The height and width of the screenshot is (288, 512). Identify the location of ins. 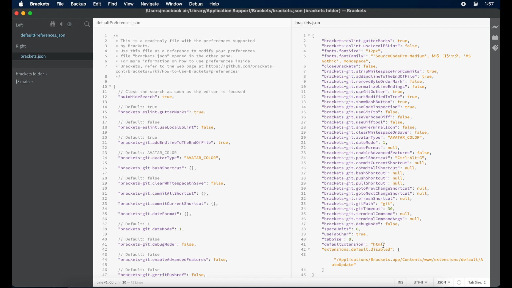
(401, 283).